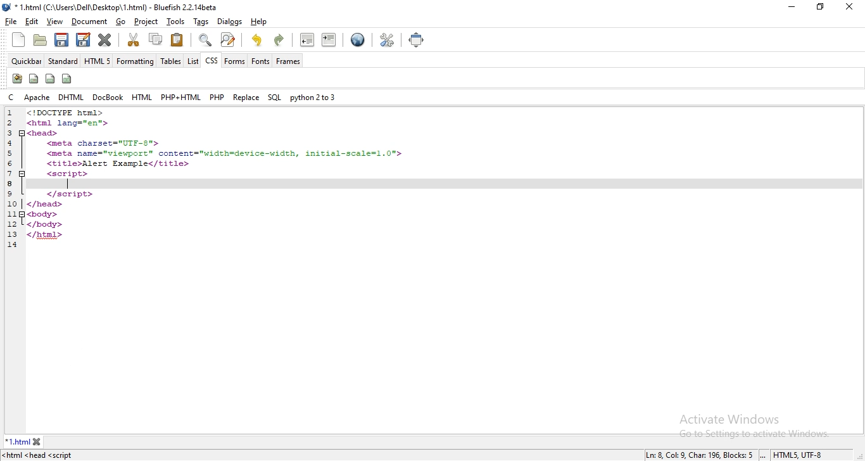  I want to click on new file, so click(18, 39).